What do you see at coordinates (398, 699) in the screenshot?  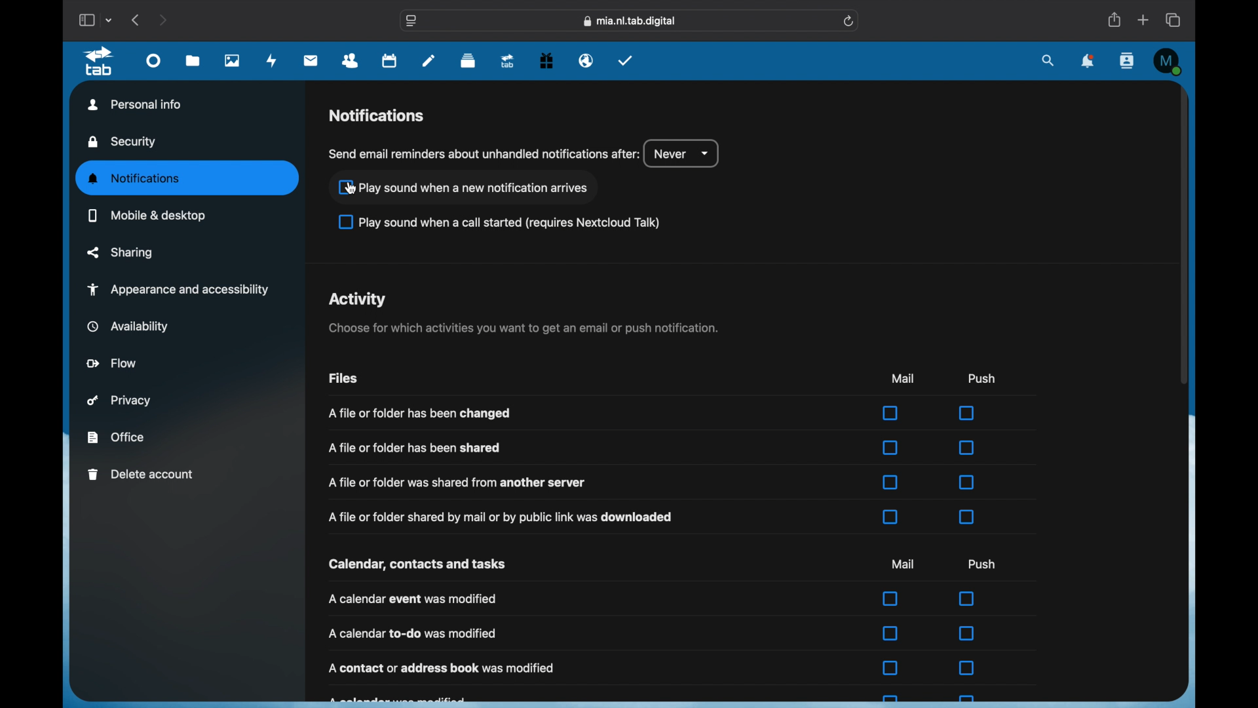 I see `obscured text` at bounding box center [398, 699].